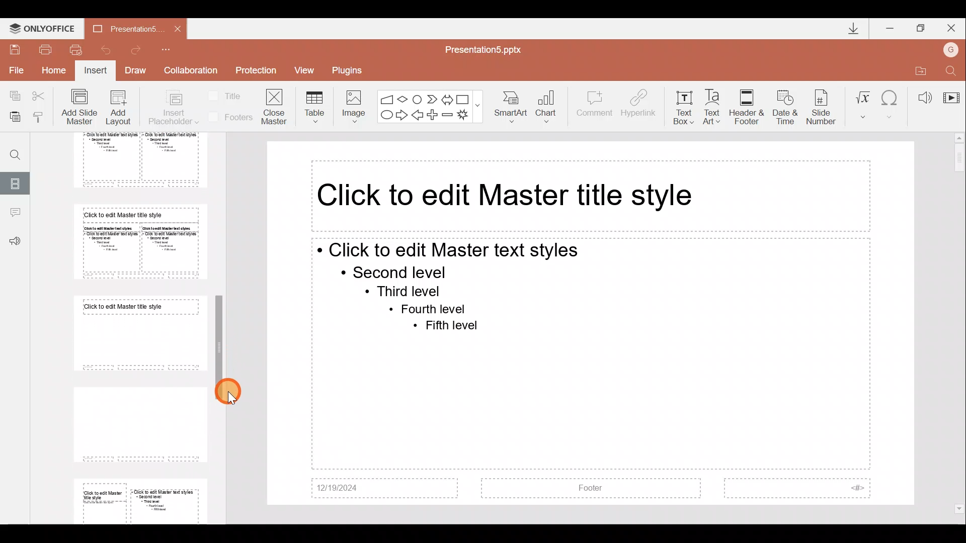 The width and height of the screenshot is (966, 543). Describe the element at coordinates (42, 26) in the screenshot. I see `ONLYOFFICE` at that location.